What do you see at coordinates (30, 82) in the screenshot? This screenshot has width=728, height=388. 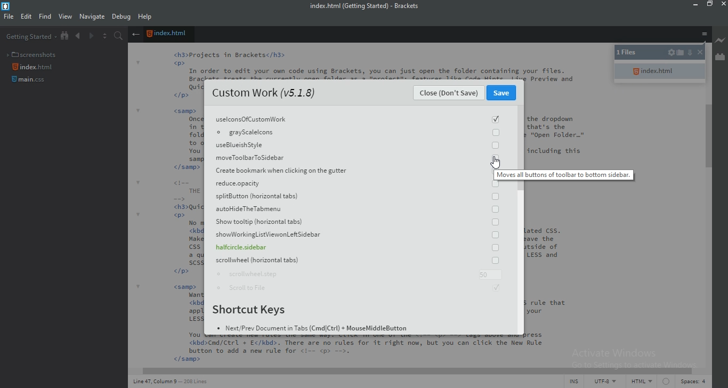 I see `main.css` at bounding box center [30, 82].